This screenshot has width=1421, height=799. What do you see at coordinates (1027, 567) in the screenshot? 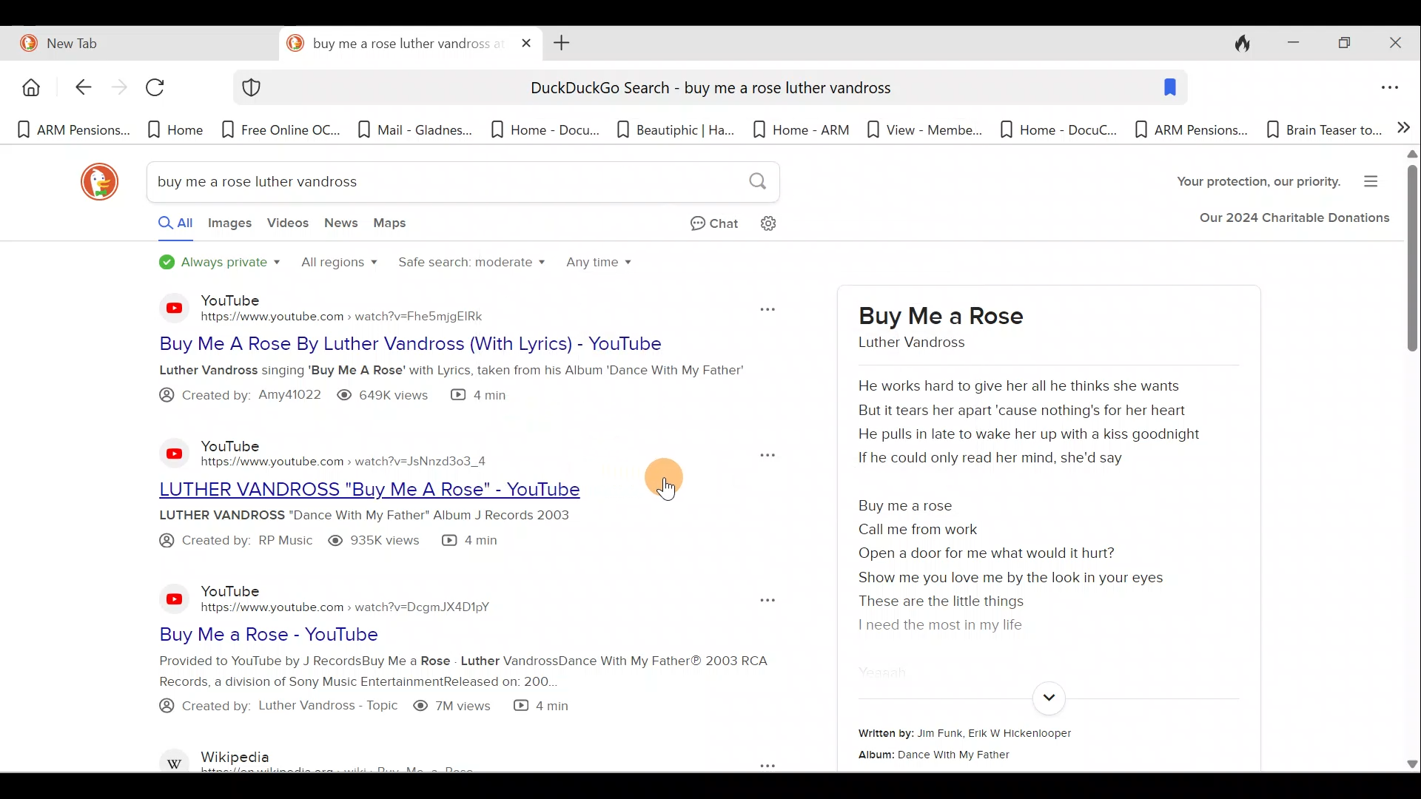
I see `Buy me a rose

Call me from work

Open a door for me what would it hurt?

Show me you love me by the look in your eyes
ad These are the little things

| need the most in my life` at bounding box center [1027, 567].